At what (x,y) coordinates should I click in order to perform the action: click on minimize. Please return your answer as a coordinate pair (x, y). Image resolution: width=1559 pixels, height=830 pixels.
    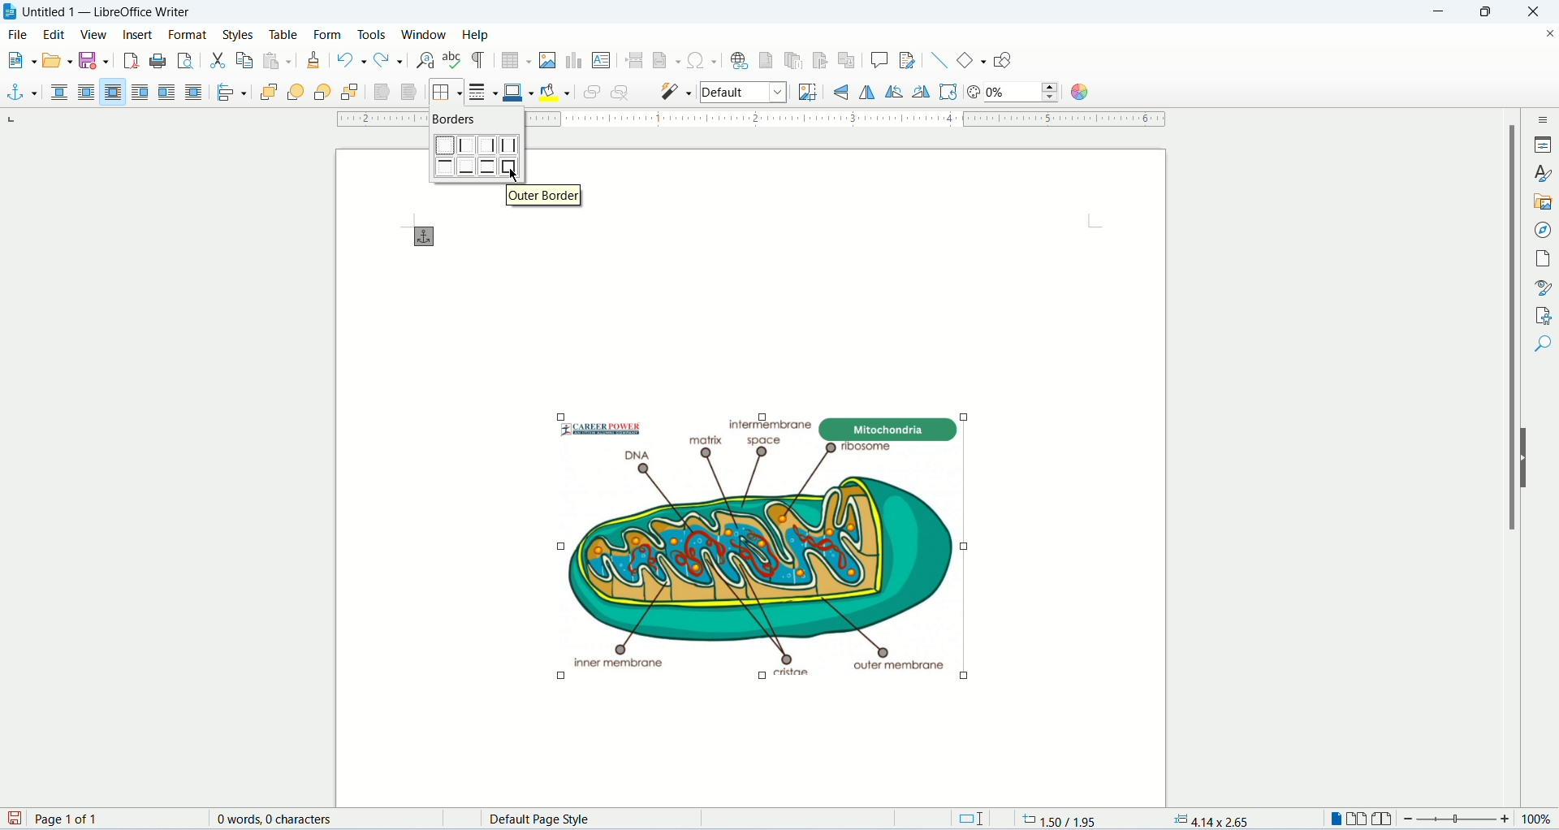
    Looking at the image, I should click on (1441, 12).